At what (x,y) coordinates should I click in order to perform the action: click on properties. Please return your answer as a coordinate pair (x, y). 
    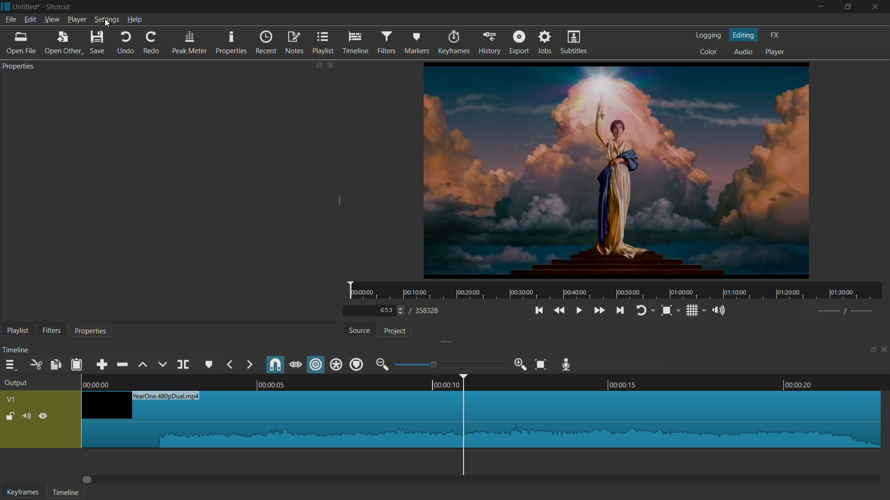
    Looking at the image, I should click on (18, 66).